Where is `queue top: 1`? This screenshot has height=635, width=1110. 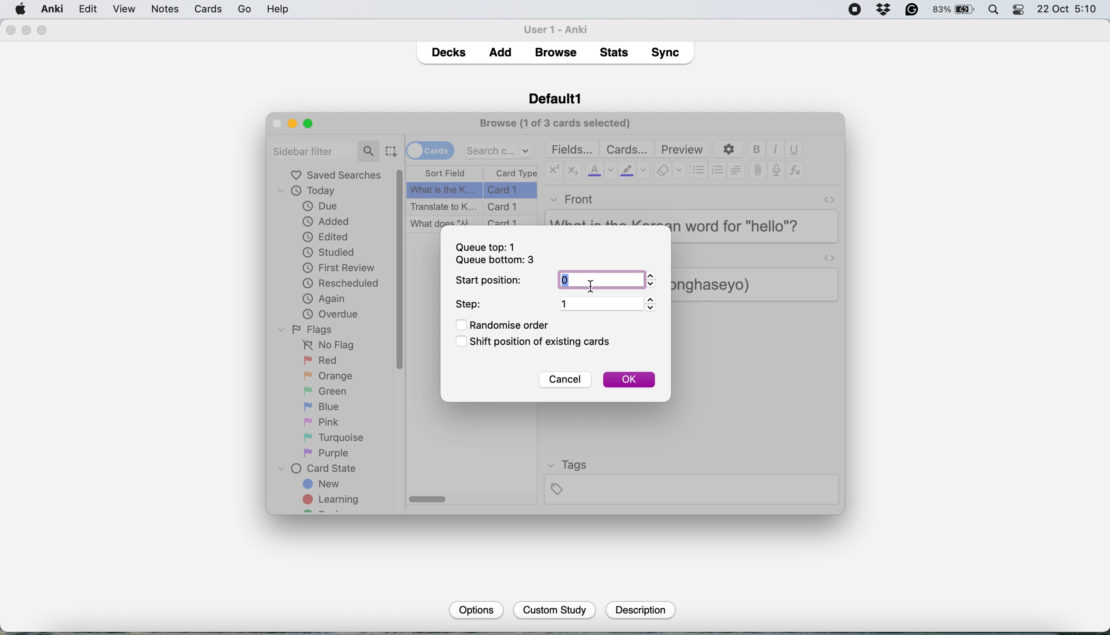
queue top: 1 is located at coordinates (488, 247).